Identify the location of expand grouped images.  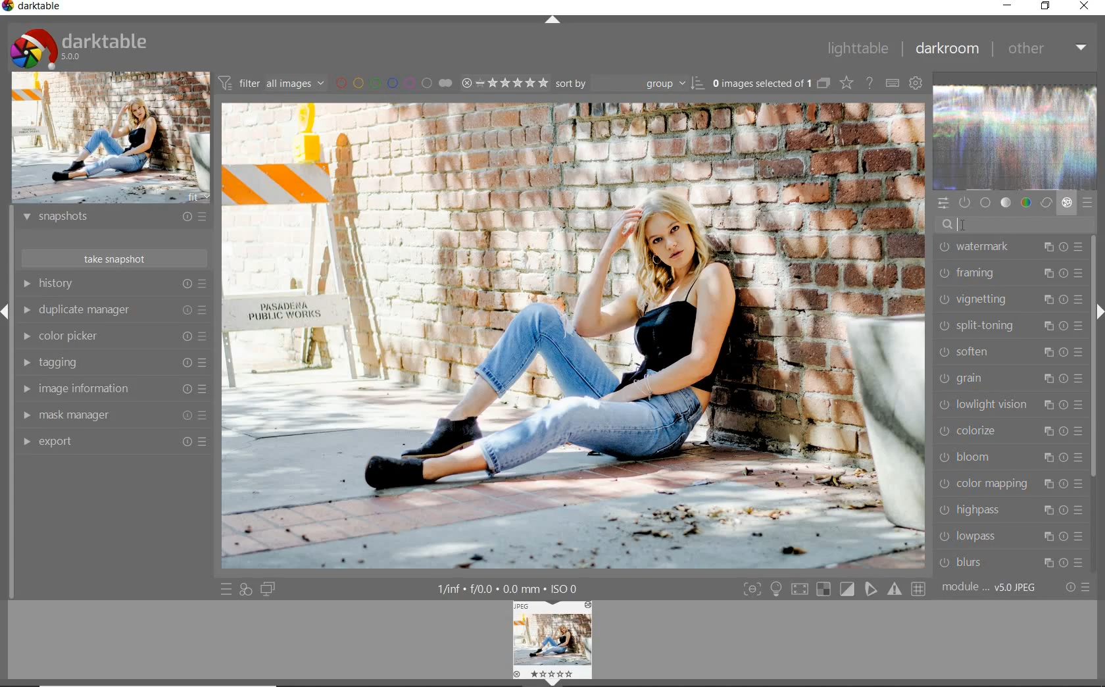
(771, 83).